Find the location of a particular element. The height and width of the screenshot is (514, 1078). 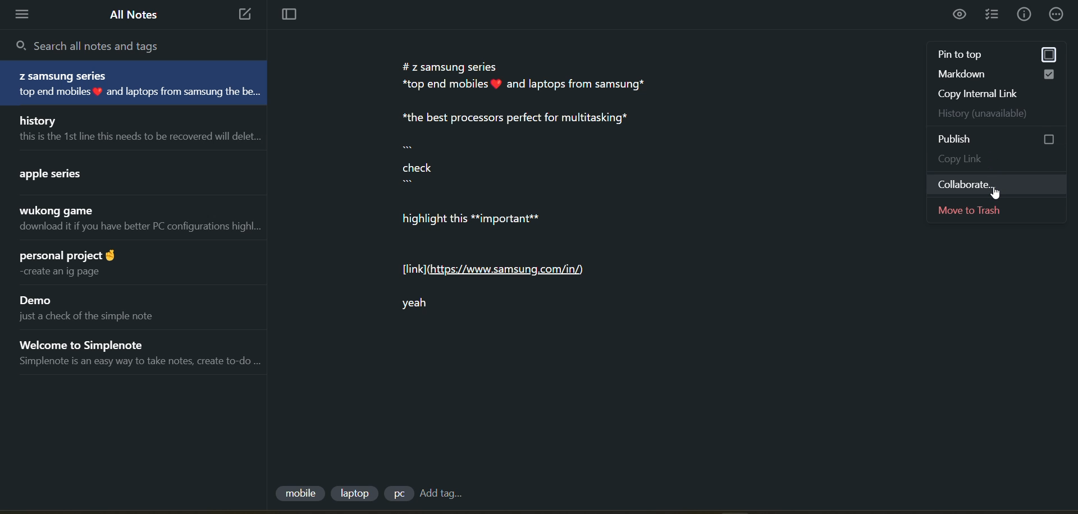

note title and preview is located at coordinates (134, 128).